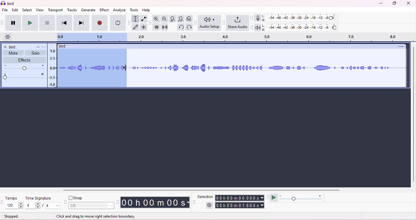  Describe the element at coordinates (15, 206) in the screenshot. I see `select tempo` at that location.